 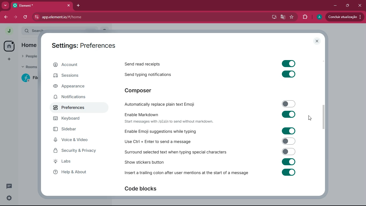 I want to click on automatically replace, so click(x=160, y=104).